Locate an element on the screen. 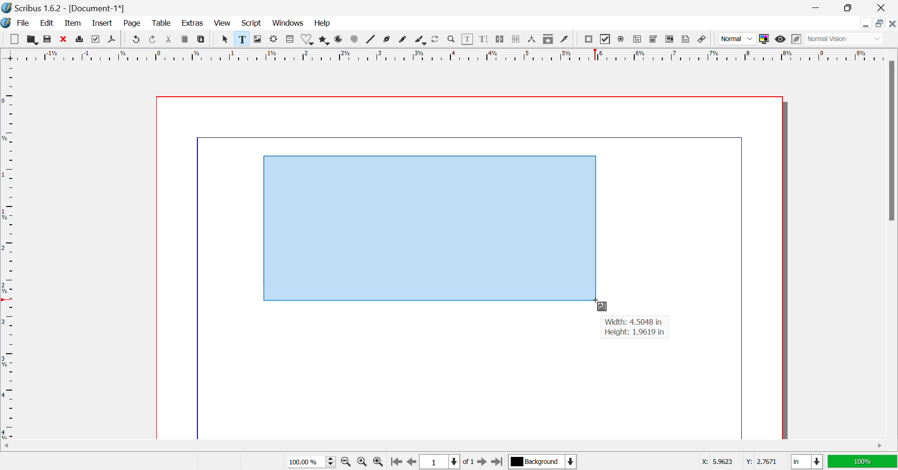 Image resolution: width=898 pixels, height=470 pixels. Link annotation is located at coordinates (704, 40).